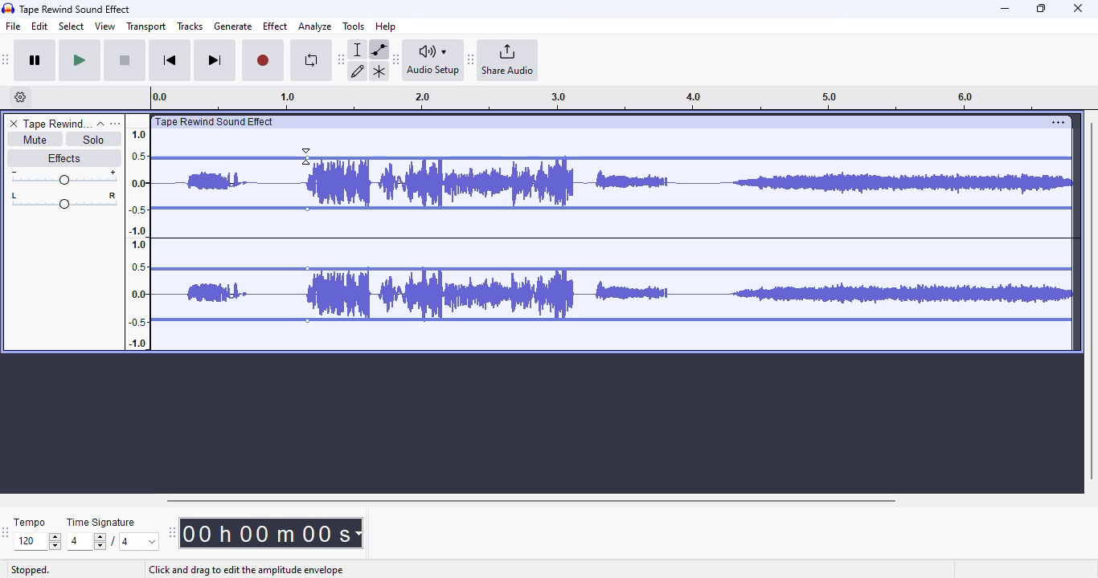  I want to click on solo, so click(94, 139).